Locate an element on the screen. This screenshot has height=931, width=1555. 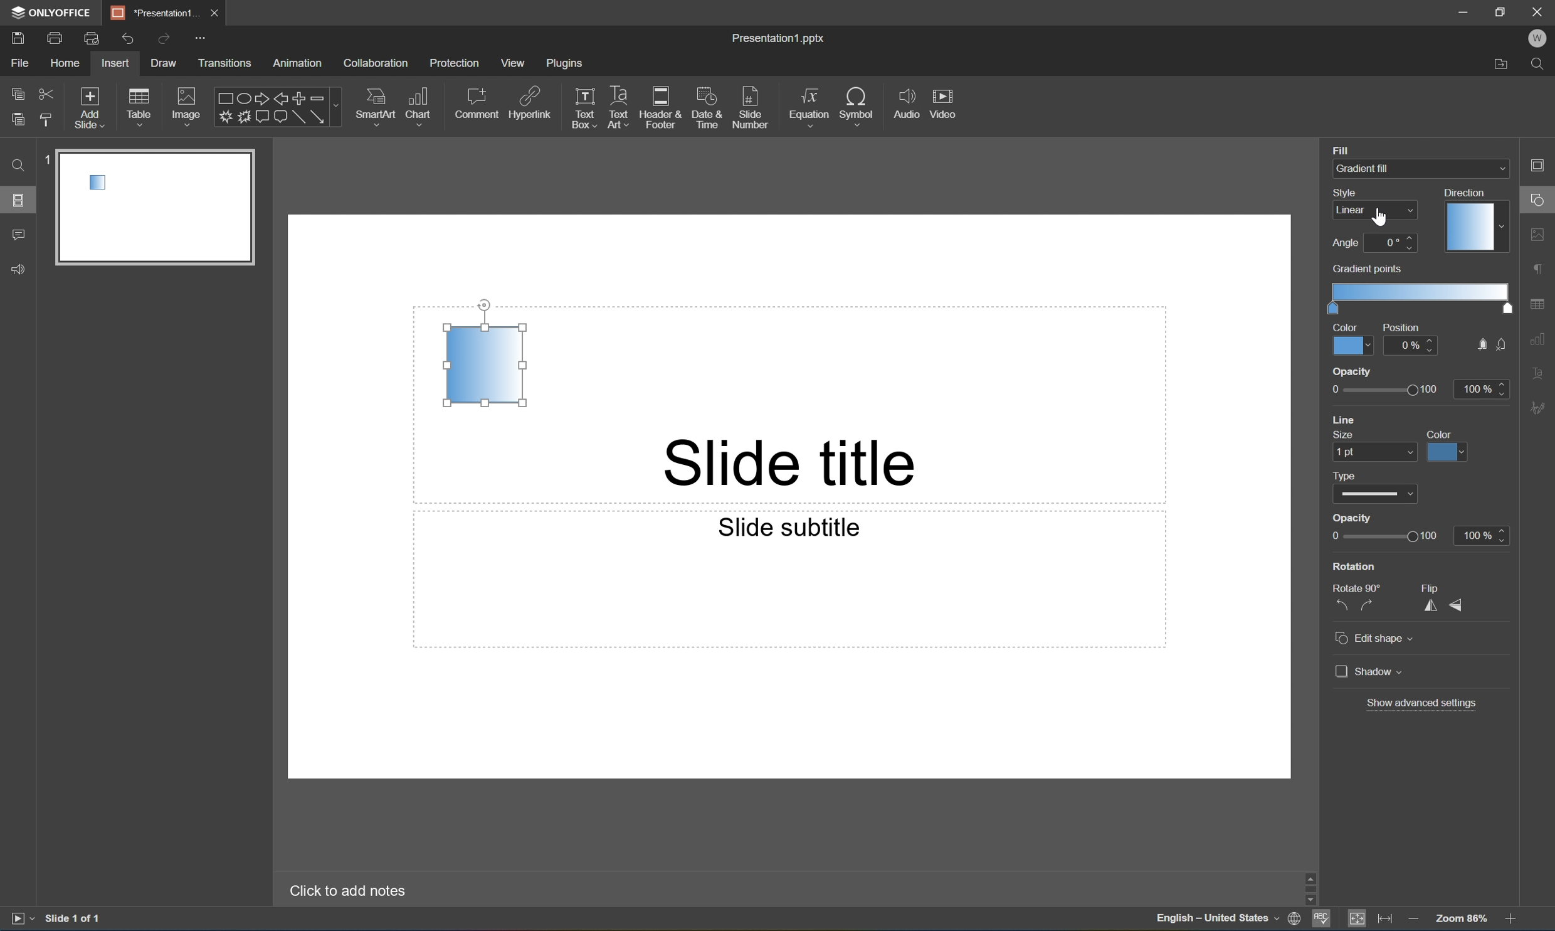
Add Slide is located at coordinates (90, 109).